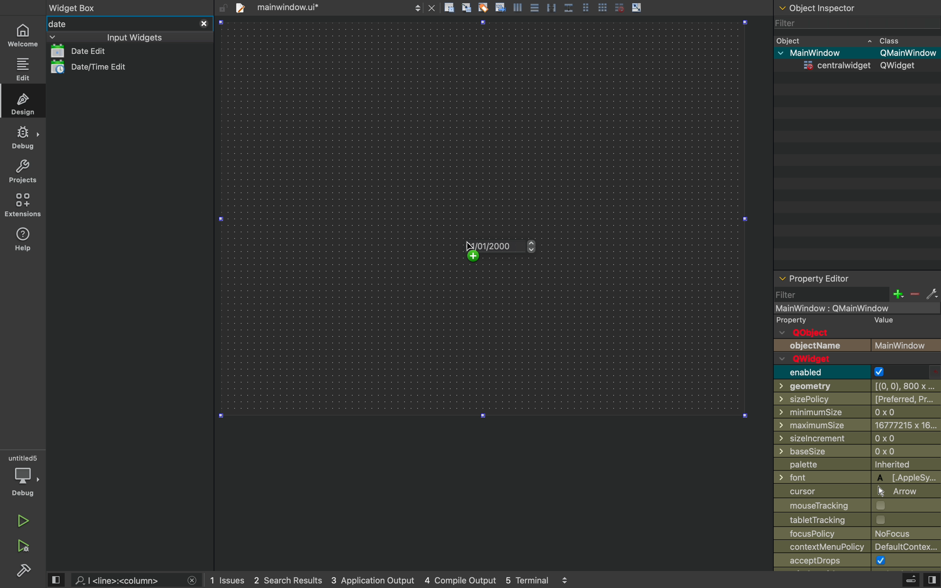 The image size is (941, 588). Describe the element at coordinates (857, 520) in the screenshot. I see `tabletracking` at that location.